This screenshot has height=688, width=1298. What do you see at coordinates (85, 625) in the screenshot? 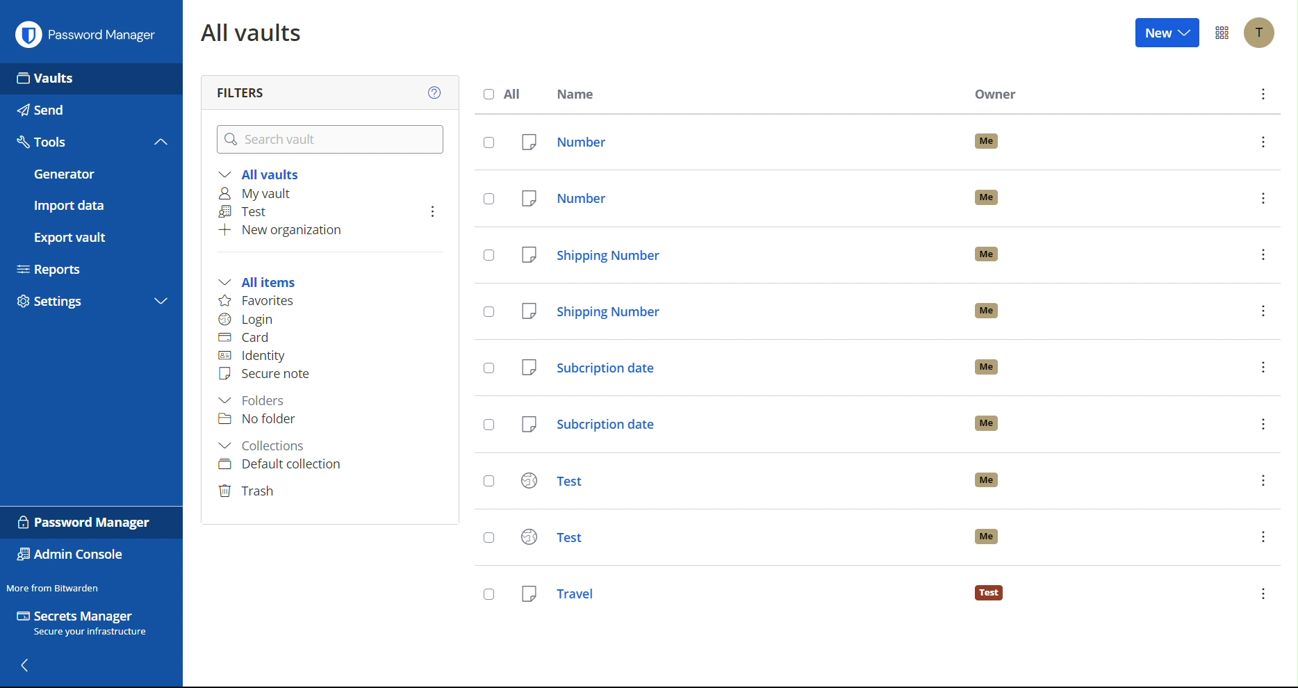
I see `Secrets Manager` at bounding box center [85, 625].